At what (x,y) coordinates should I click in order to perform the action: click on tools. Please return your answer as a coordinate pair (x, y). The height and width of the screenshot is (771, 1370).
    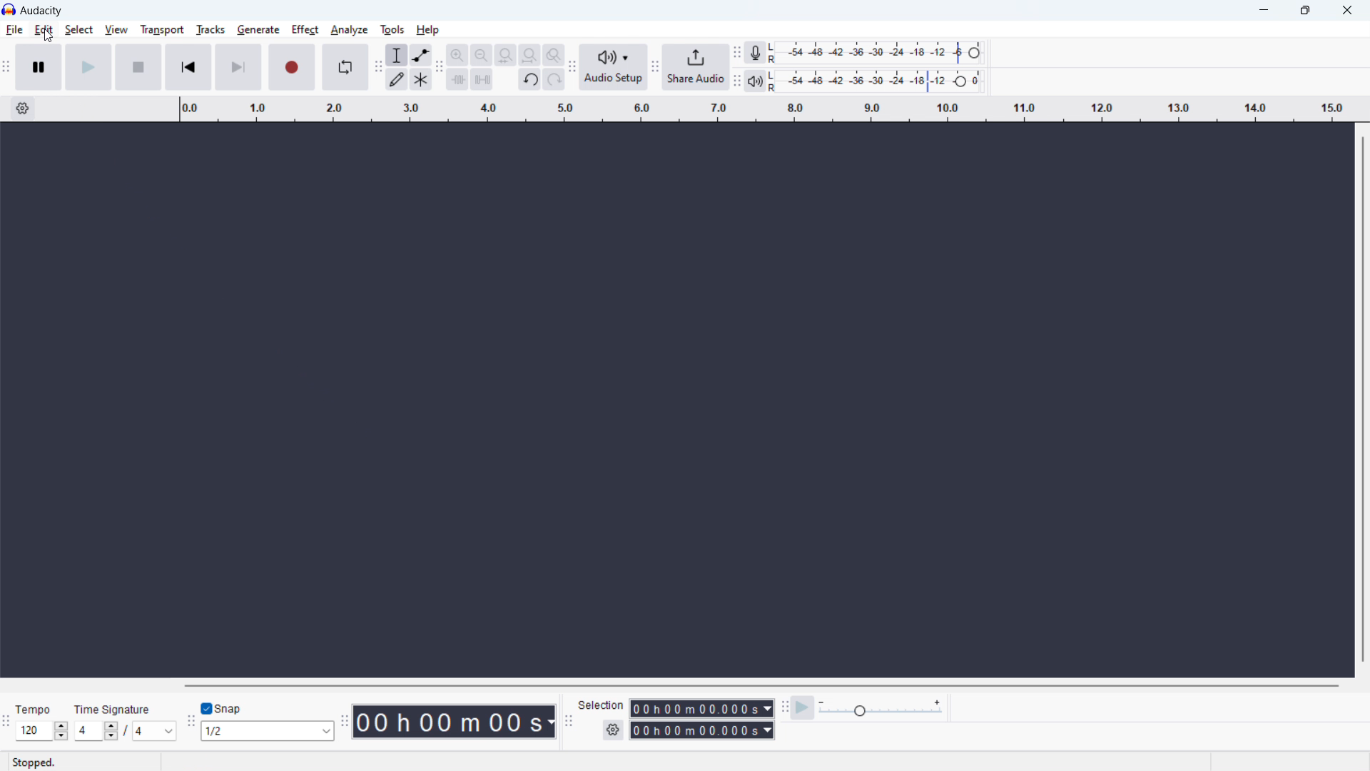
    Looking at the image, I should click on (391, 29).